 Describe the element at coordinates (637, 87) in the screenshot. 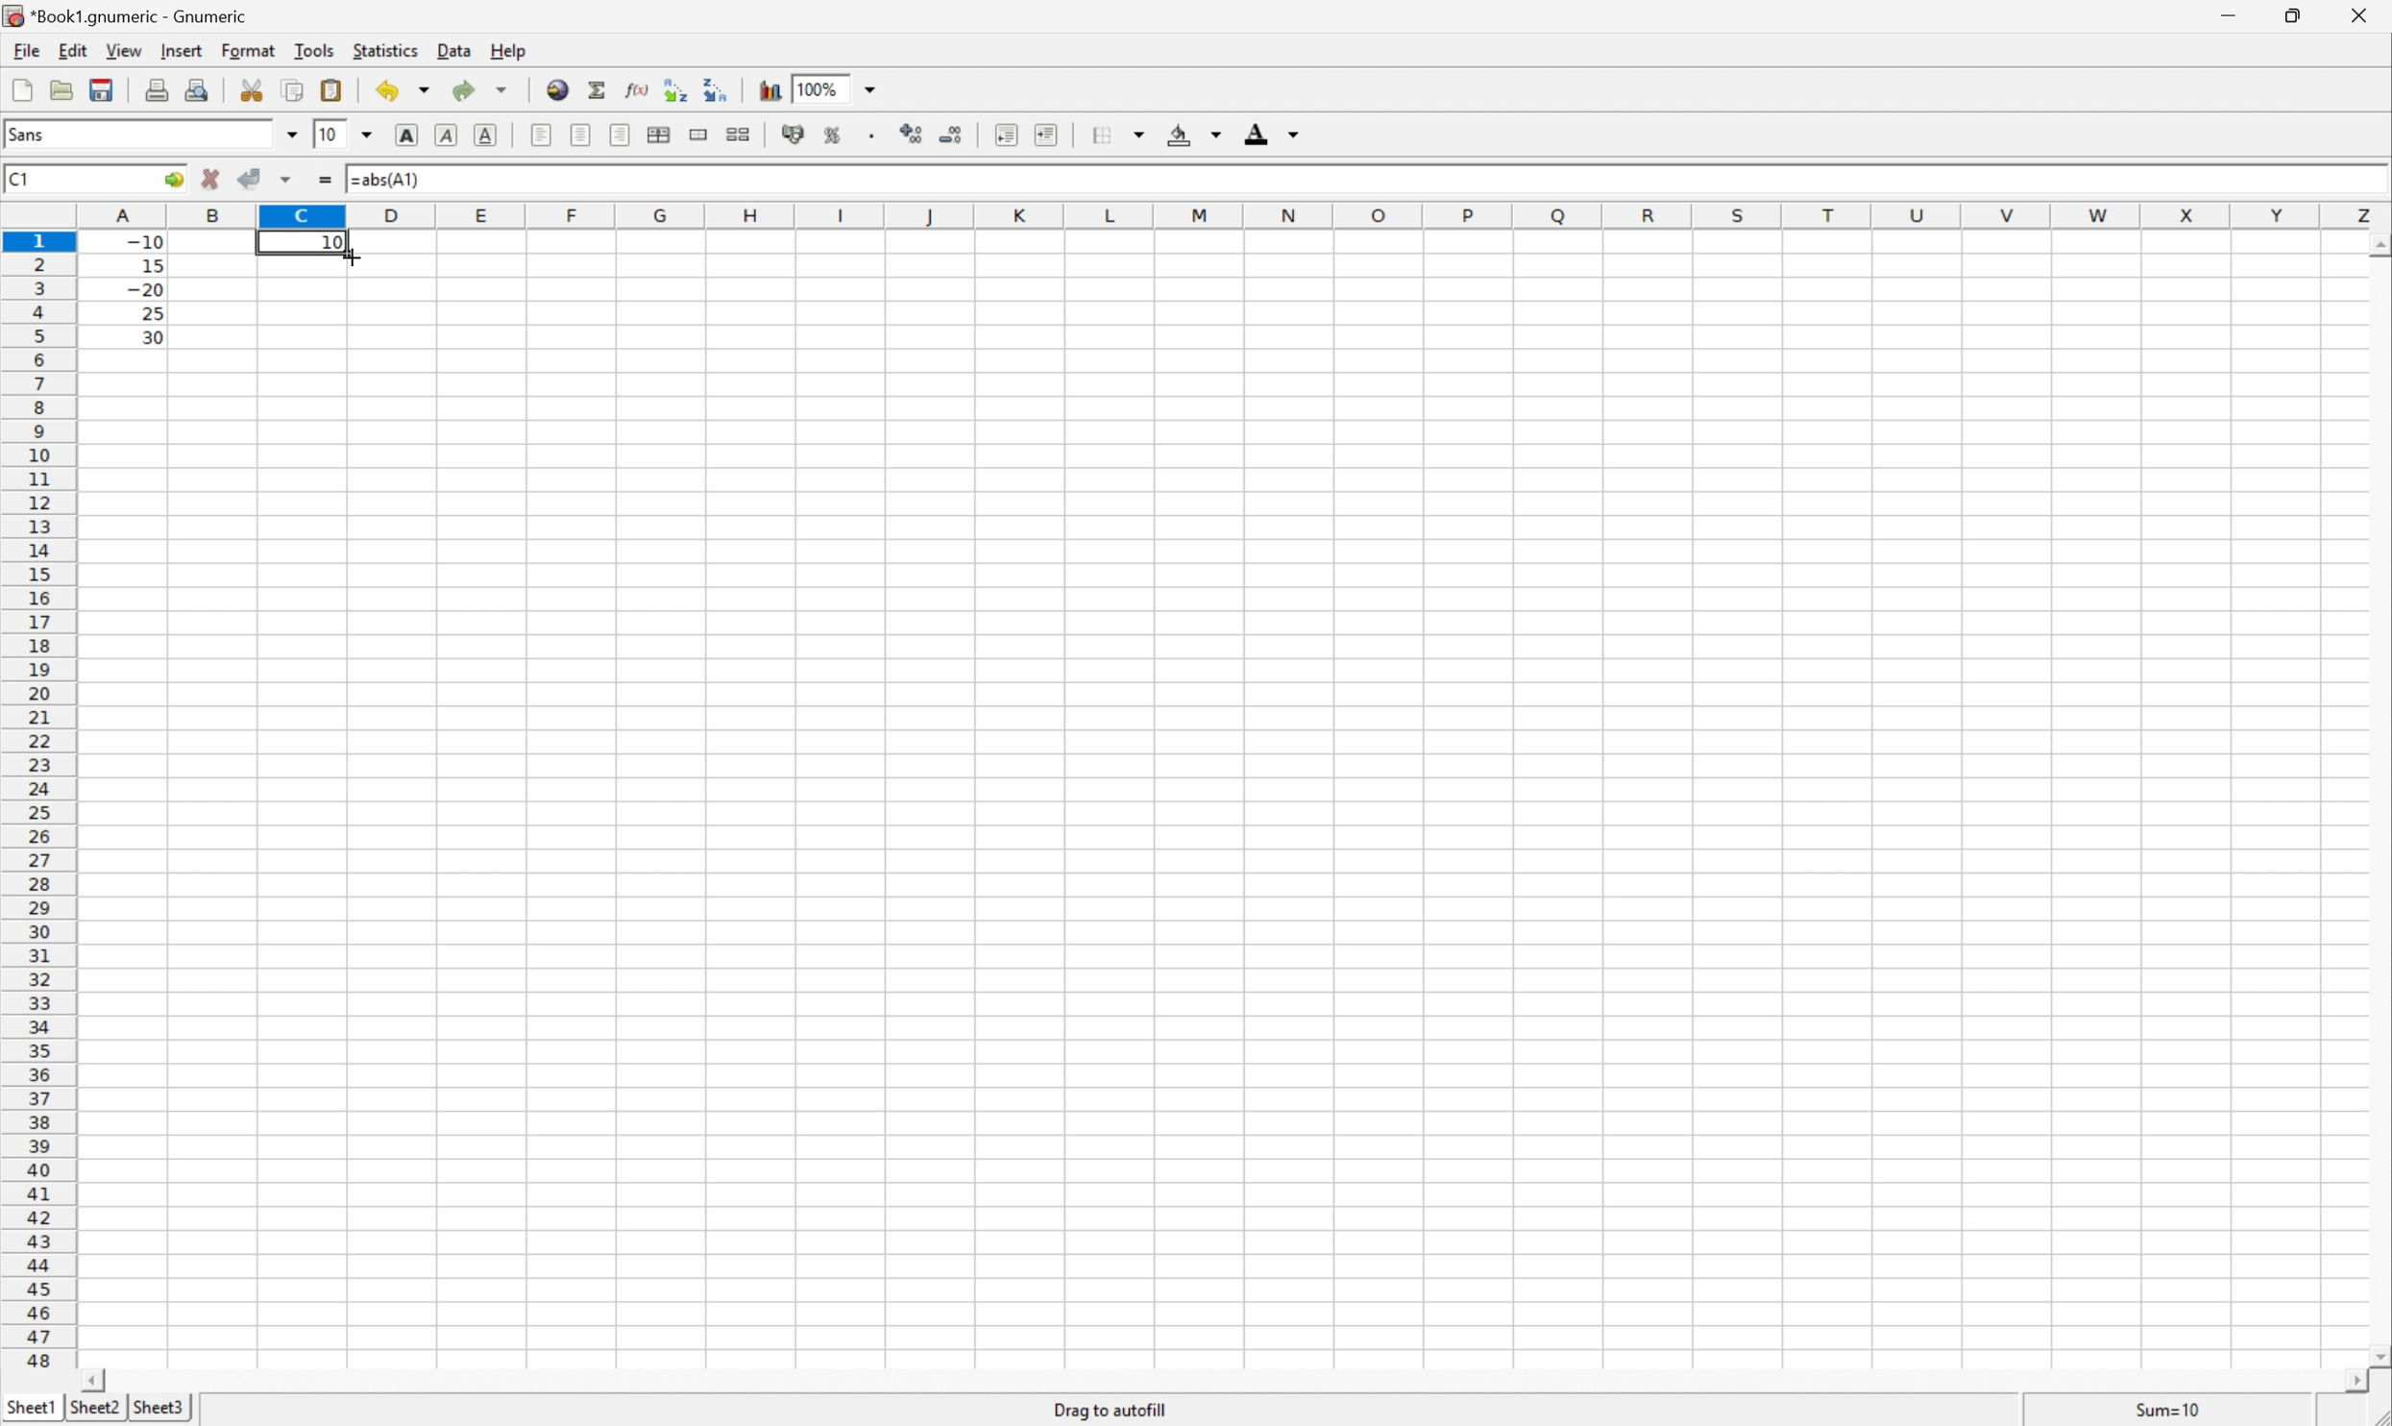

I see `Edit a function in current cell` at that location.